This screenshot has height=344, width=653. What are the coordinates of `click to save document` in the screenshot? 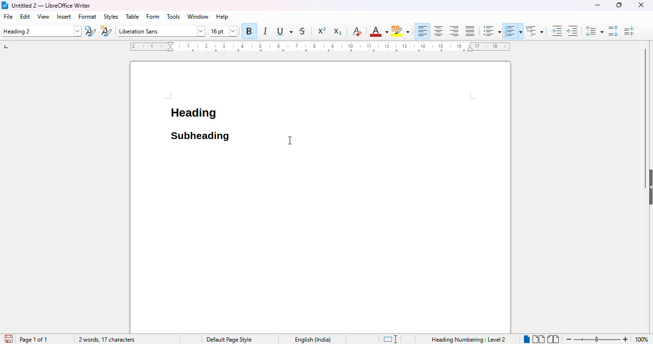 It's located at (10, 340).